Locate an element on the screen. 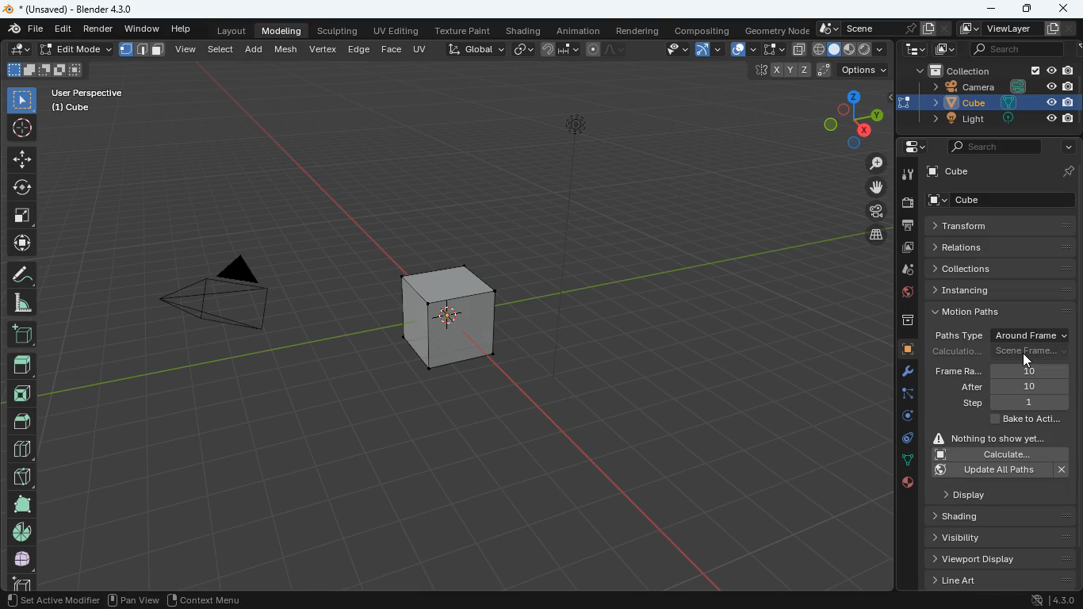  camera is located at coordinates (996, 86).